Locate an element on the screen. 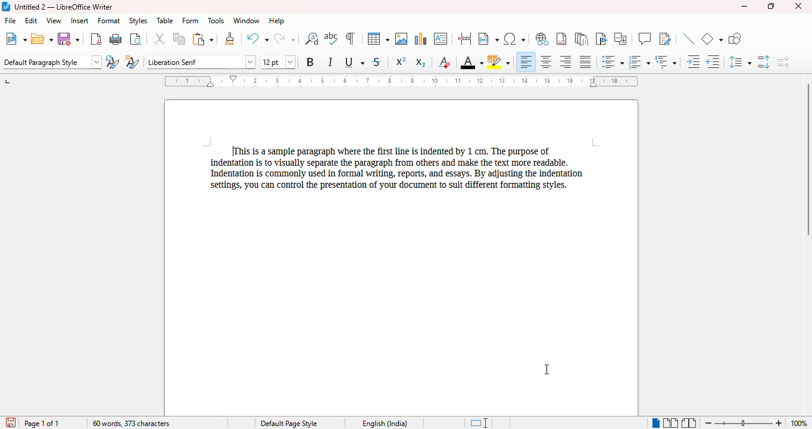  single-page view is located at coordinates (655, 423).